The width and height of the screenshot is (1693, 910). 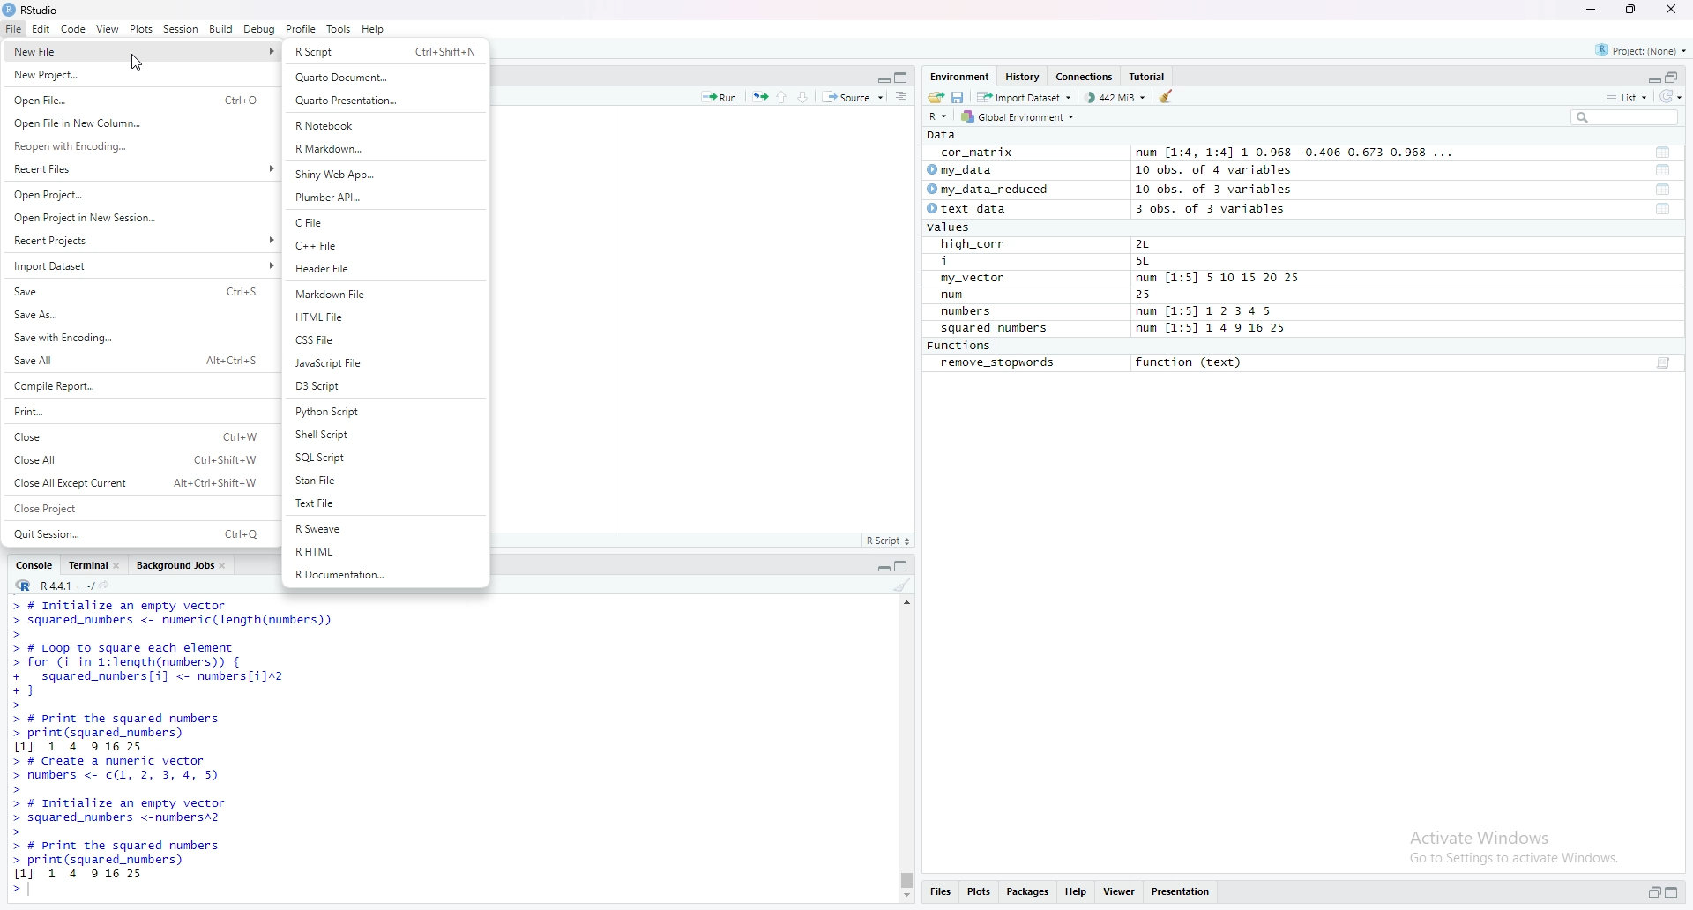 I want to click on R Markdown., so click(x=386, y=147).